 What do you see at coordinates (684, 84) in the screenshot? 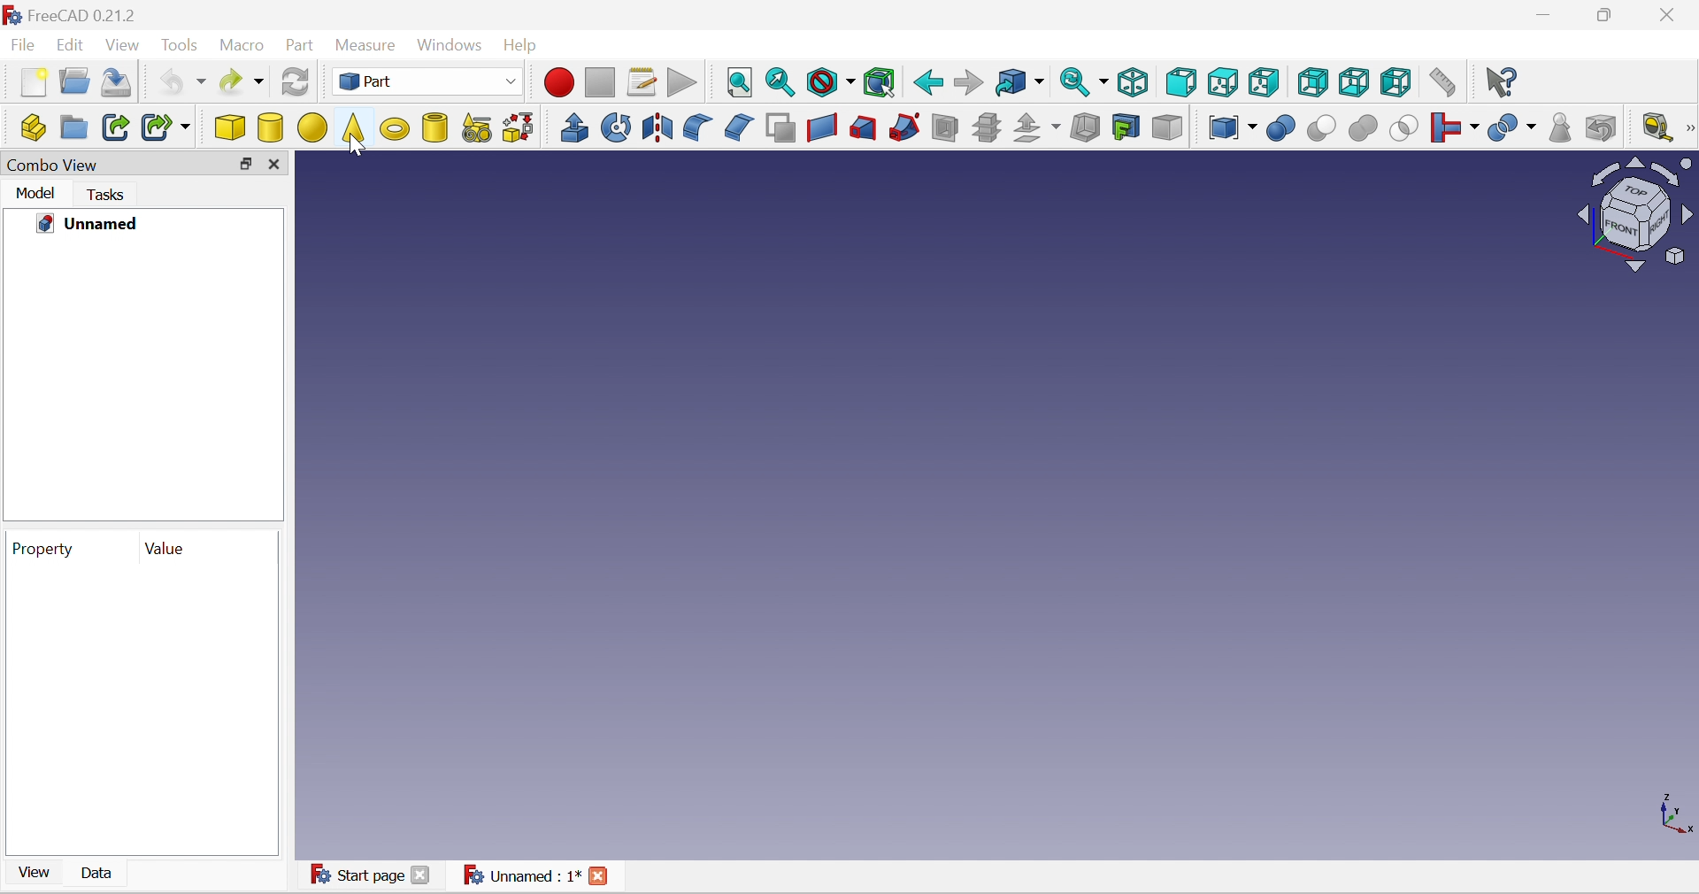
I see `Execute macro` at bounding box center [684, 84].